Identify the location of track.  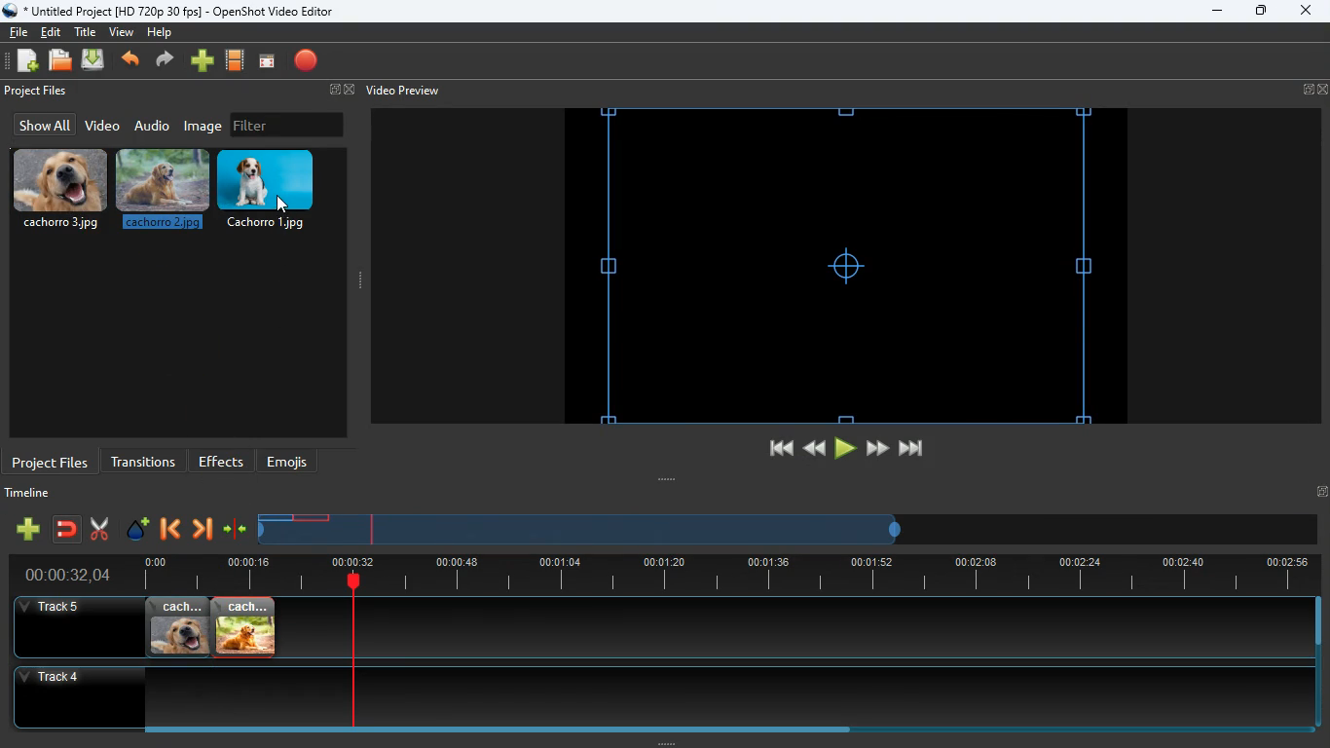
(646, 696).